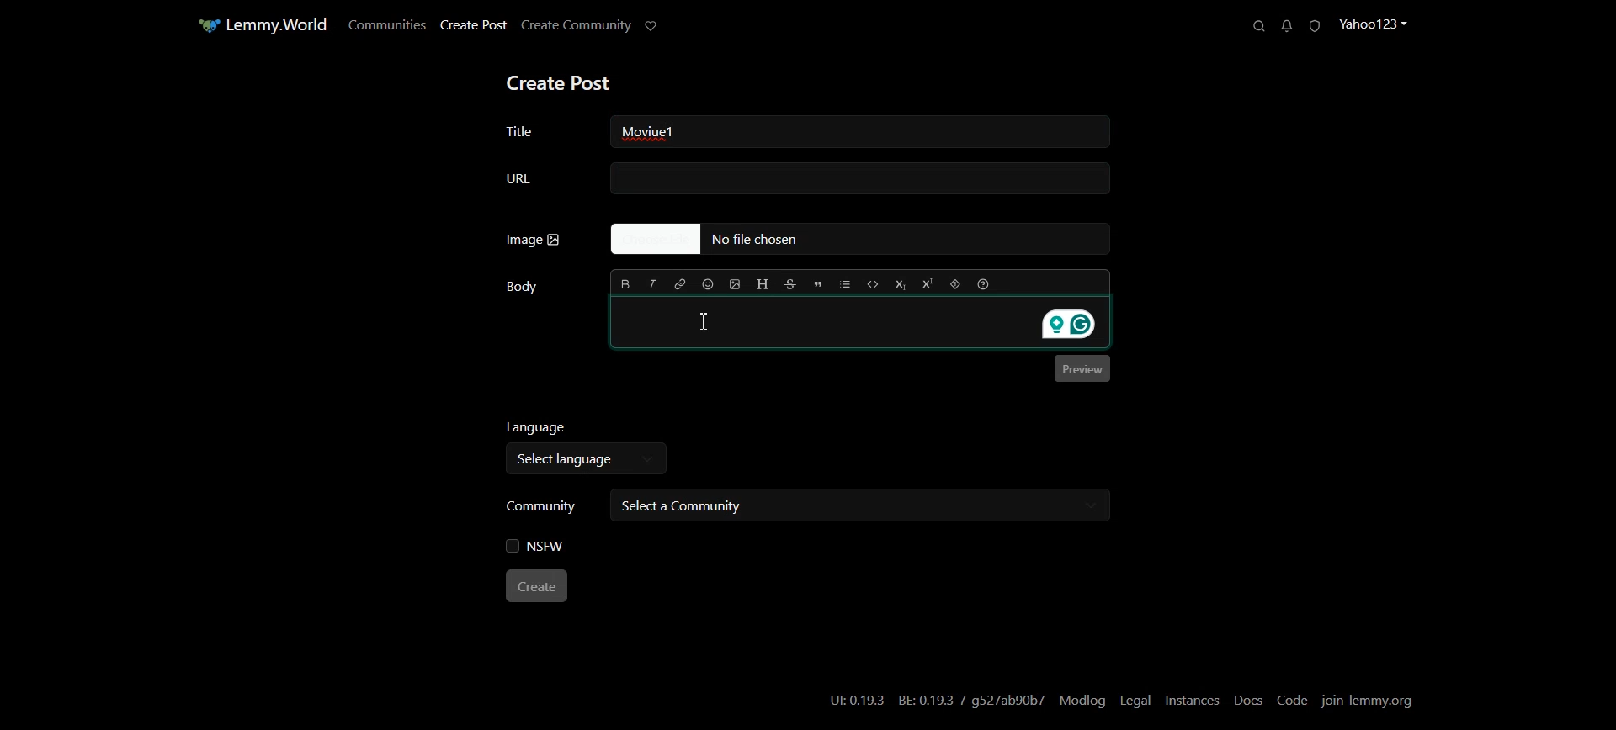 The image size is (1616, 730). What do you see at coordinates (955, 283) in the screenshot?
I see `Spoiler` at bounding box center [955, 283].